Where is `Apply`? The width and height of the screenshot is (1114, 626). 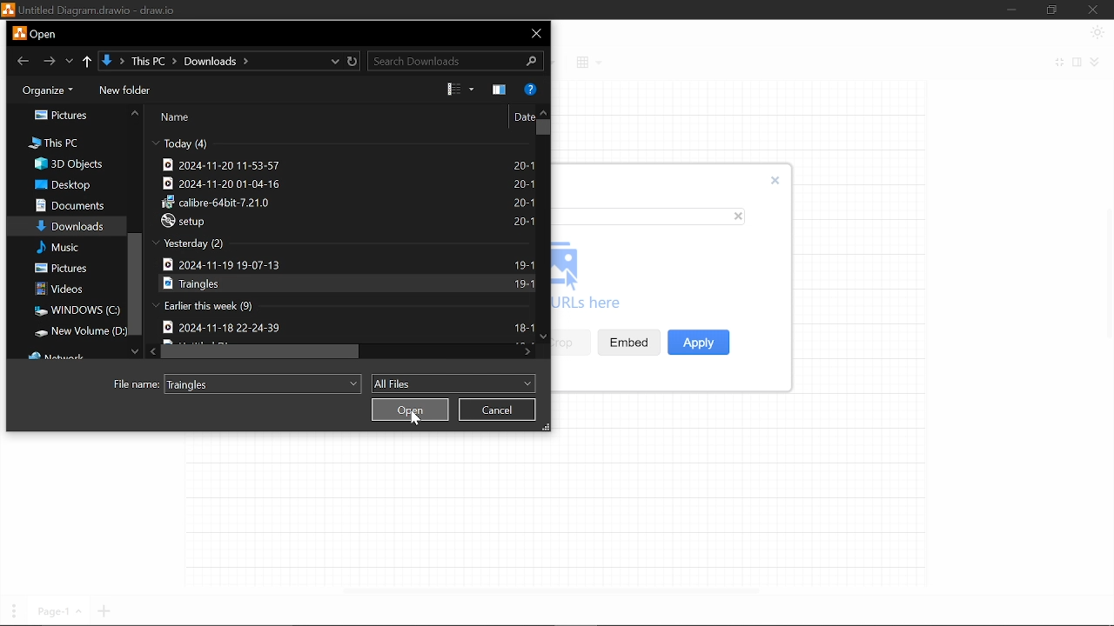
Apply is located at coordinates (698, 343).